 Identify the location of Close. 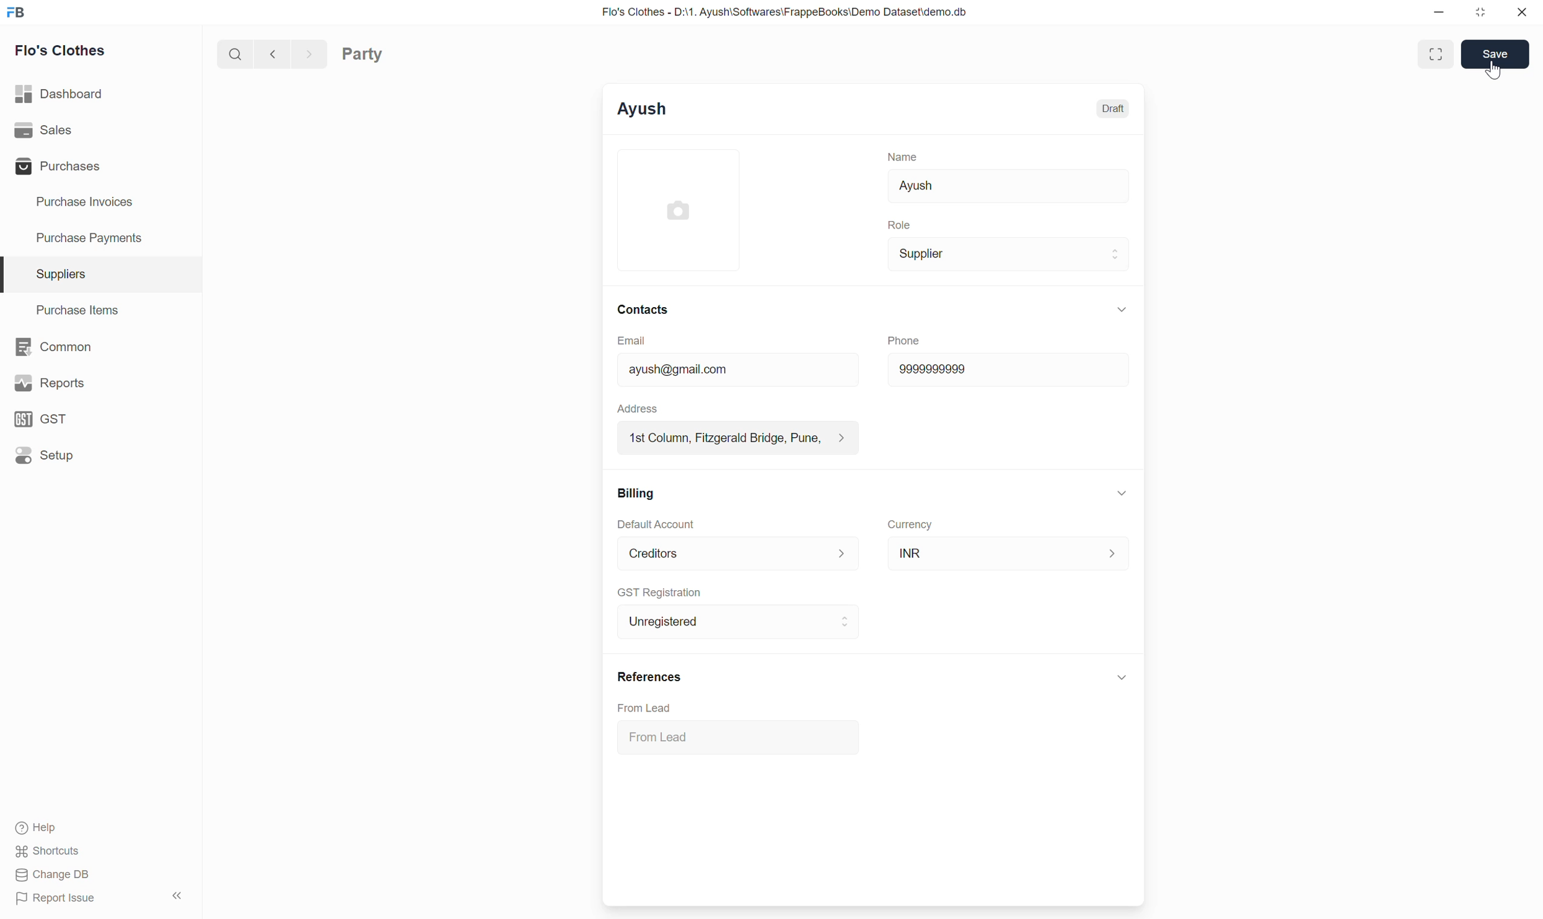
(1523, 12).